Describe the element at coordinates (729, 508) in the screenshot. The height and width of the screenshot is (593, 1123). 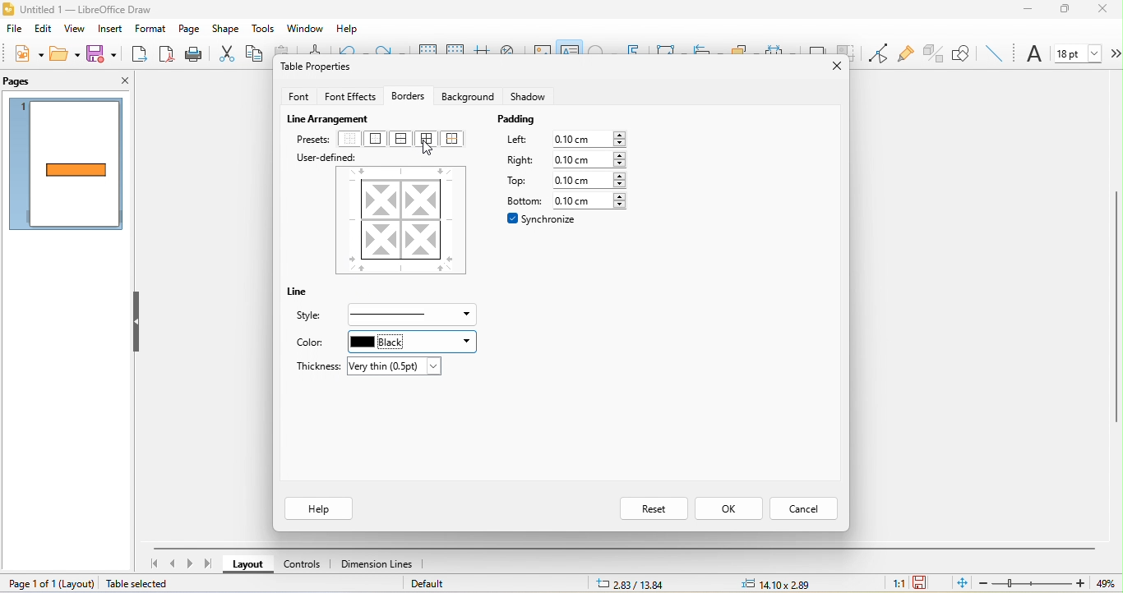
I see `ok` at that location.